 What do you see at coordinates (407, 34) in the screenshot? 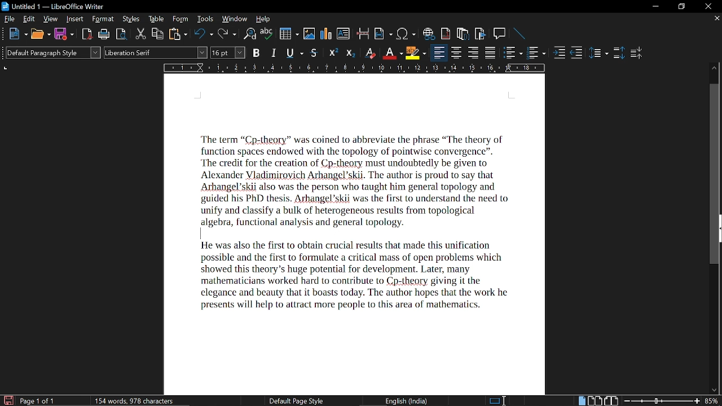
I see `Insert symbols` at bounding box center [407, 34].